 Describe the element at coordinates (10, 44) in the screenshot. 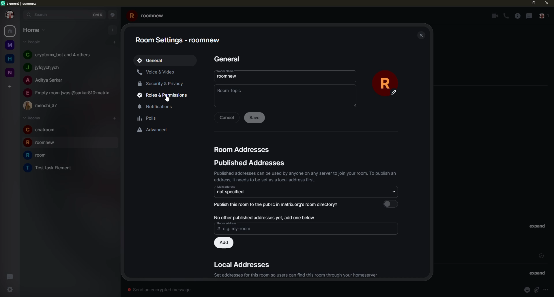

I see `space` at that location.